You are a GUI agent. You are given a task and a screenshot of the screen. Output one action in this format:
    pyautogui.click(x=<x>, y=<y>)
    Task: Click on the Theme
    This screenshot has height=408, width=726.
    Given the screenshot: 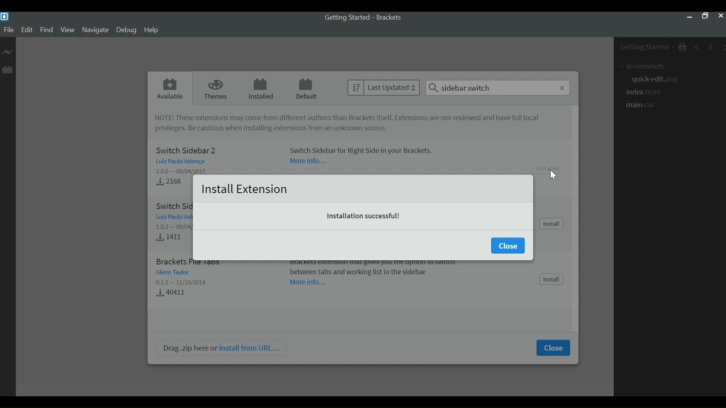 What is the action you would take?
    pyautogui.click(x=217, y=89)
    